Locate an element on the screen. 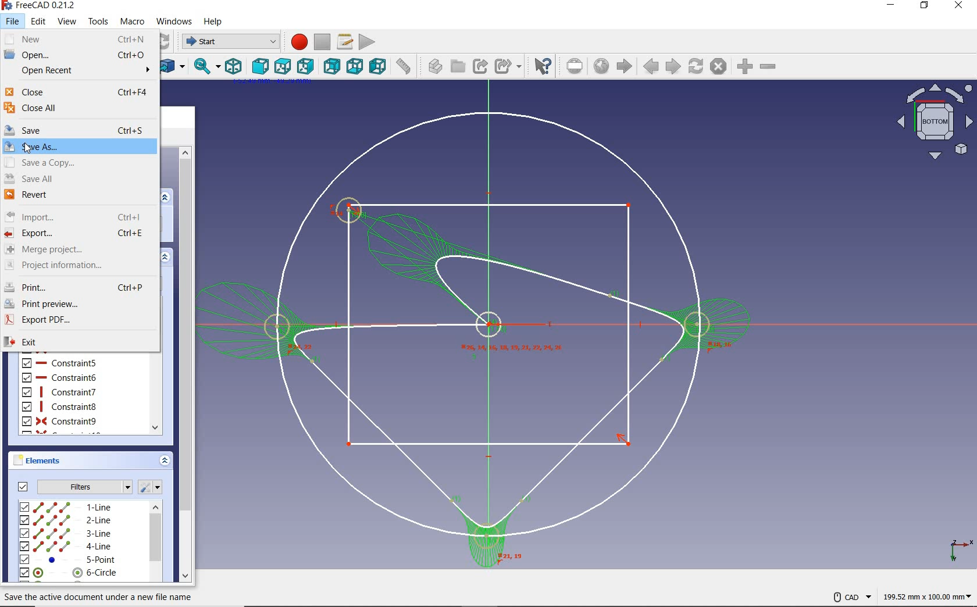 The image size is (977, 607). scrollbar is located at coordinates (186, 363).